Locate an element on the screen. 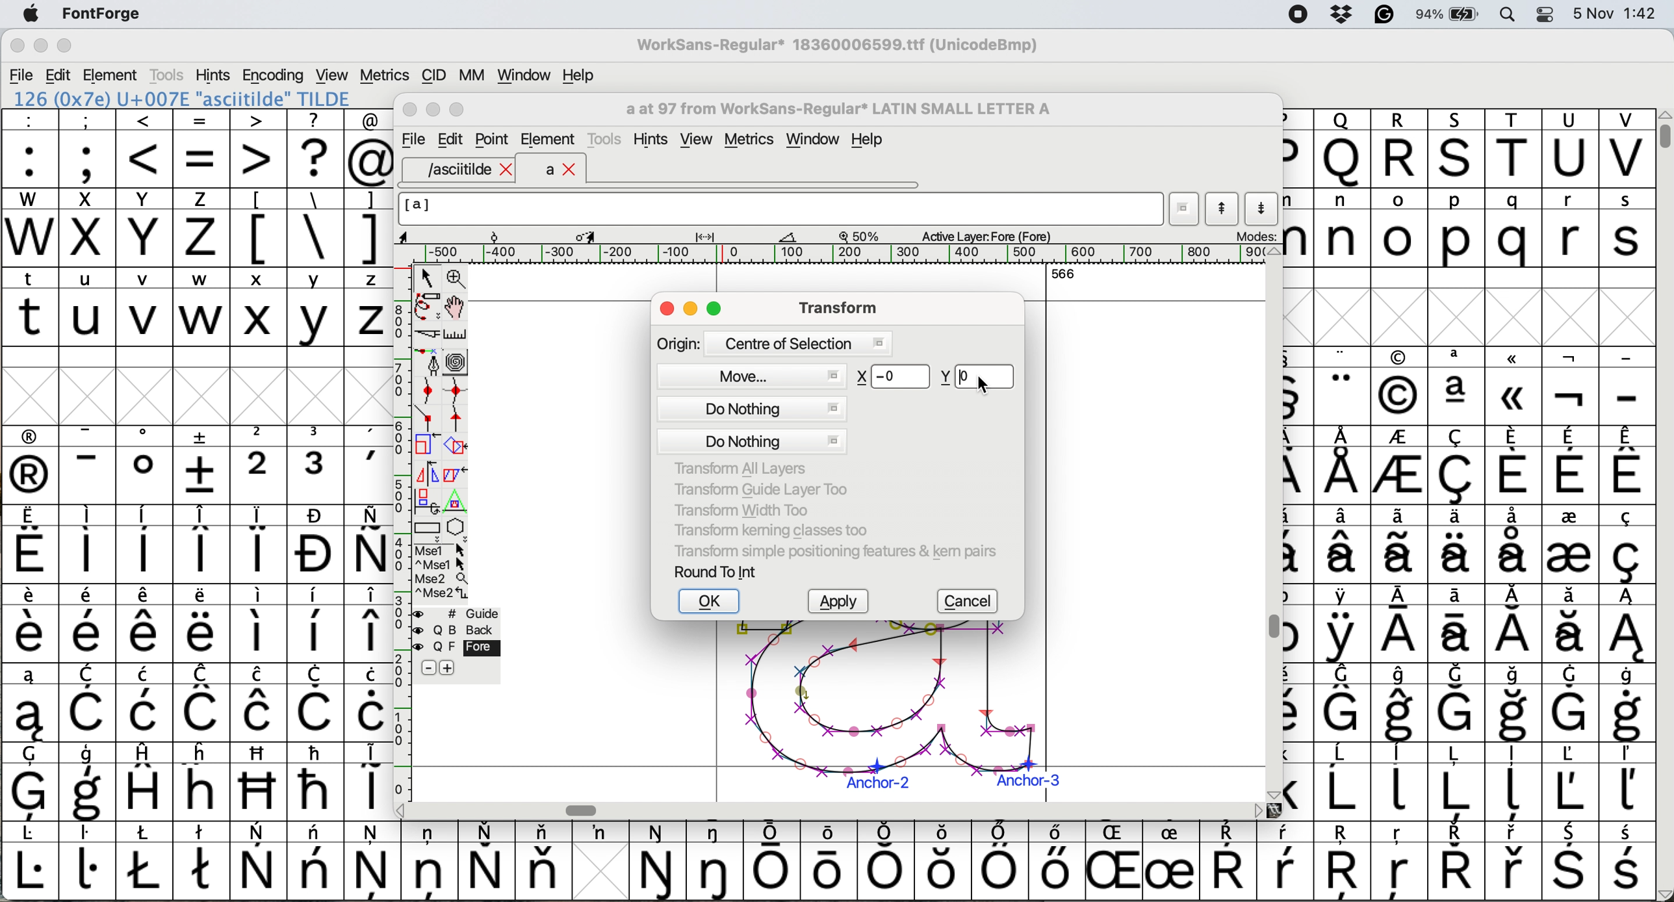  symbol is located at coordinates (260, 544).